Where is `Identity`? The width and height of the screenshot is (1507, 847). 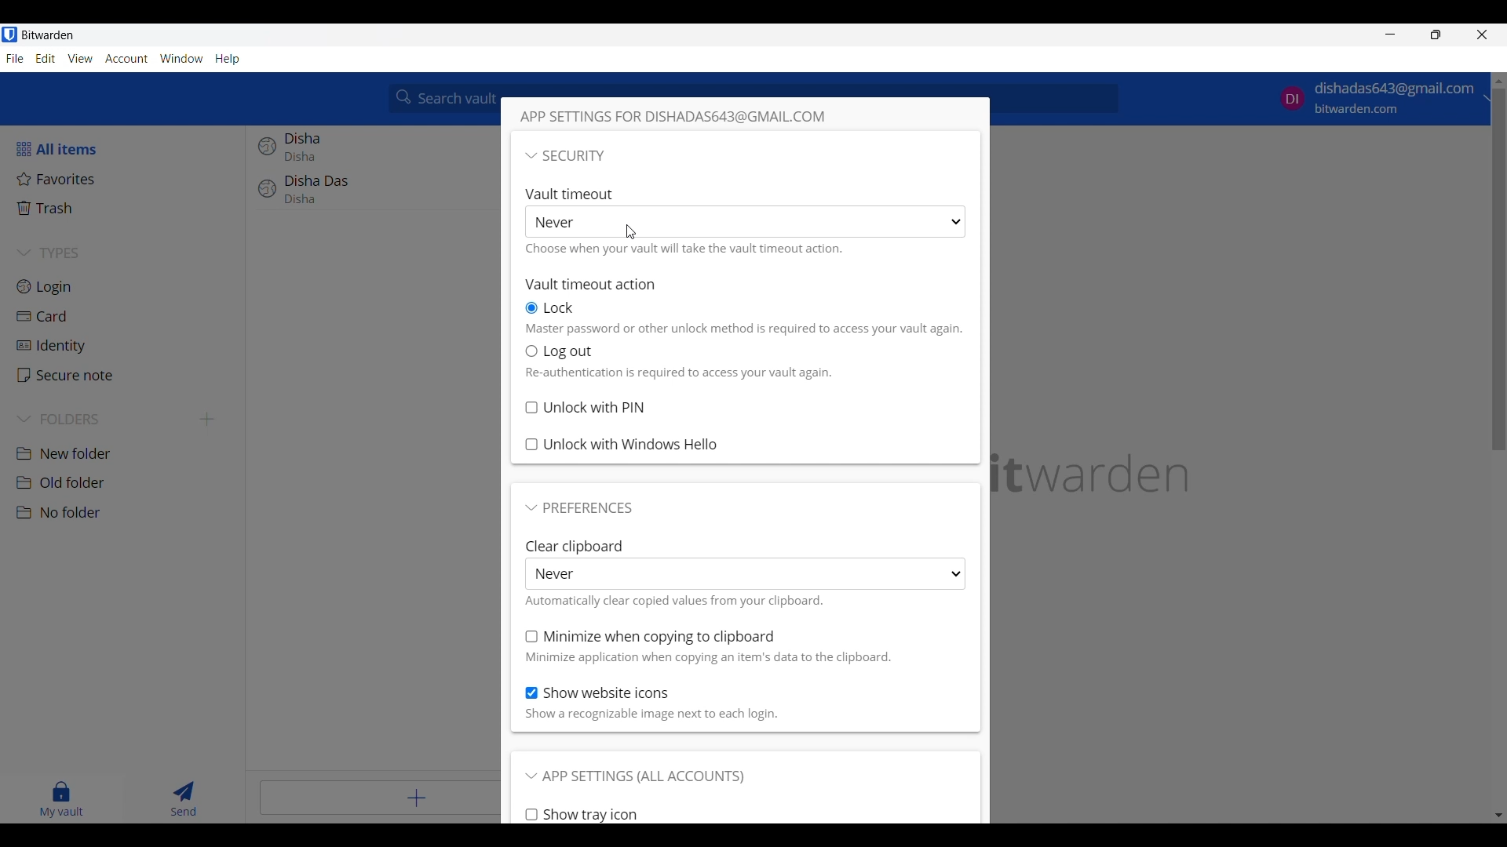
Identity is located at coordinates (126, 347).